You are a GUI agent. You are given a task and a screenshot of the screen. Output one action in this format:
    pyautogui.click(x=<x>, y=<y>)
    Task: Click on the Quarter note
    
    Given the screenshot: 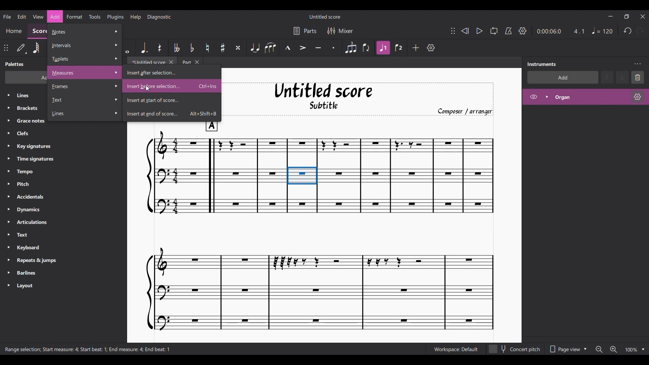 What is the action you would take?
    pyautogui.click(x=602, y=30)
    